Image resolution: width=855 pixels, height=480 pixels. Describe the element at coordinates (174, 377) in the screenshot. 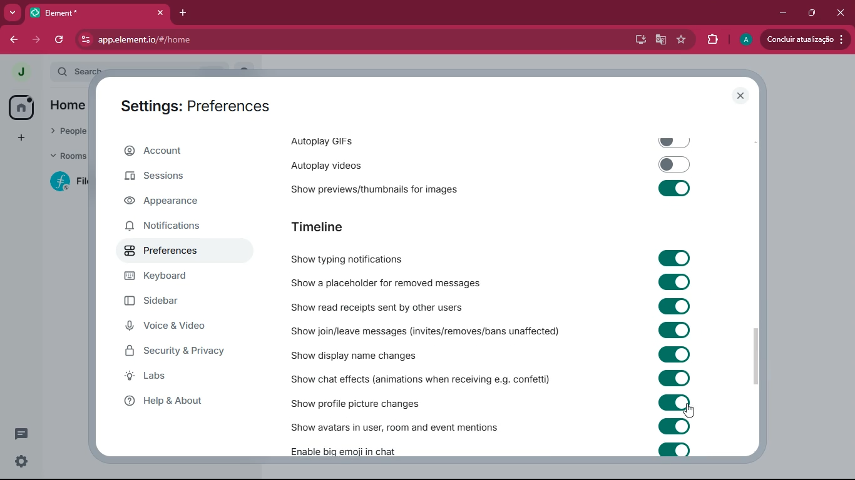

I see `labs` at that location.